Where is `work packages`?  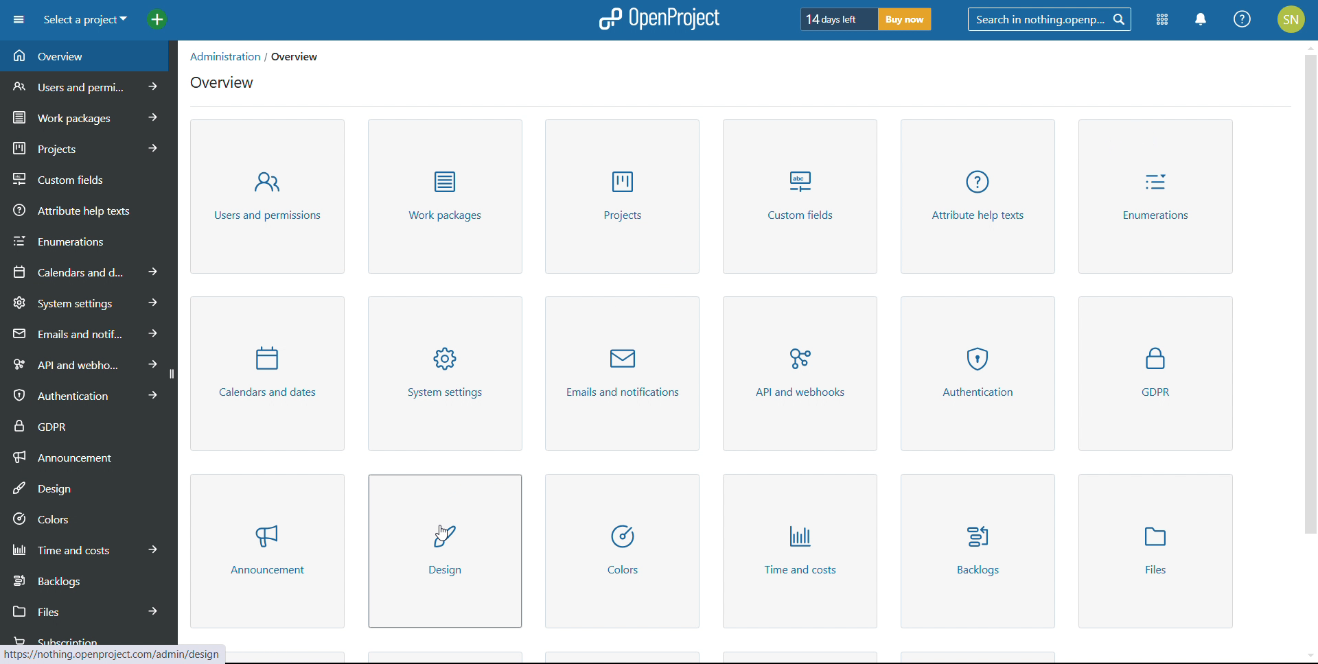 work packages is located at coordinates (624, 196).